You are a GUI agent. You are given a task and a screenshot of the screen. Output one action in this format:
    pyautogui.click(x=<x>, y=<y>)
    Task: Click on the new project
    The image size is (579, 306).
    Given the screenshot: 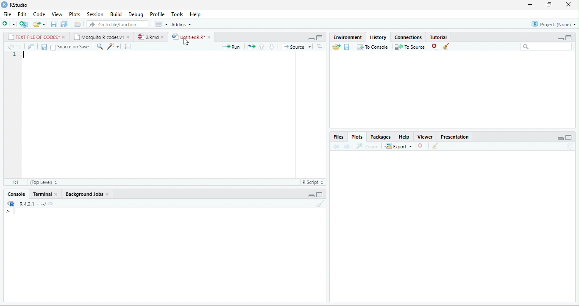 What is the action you would take?
    pyautogui.click(x=24, y=24)
    